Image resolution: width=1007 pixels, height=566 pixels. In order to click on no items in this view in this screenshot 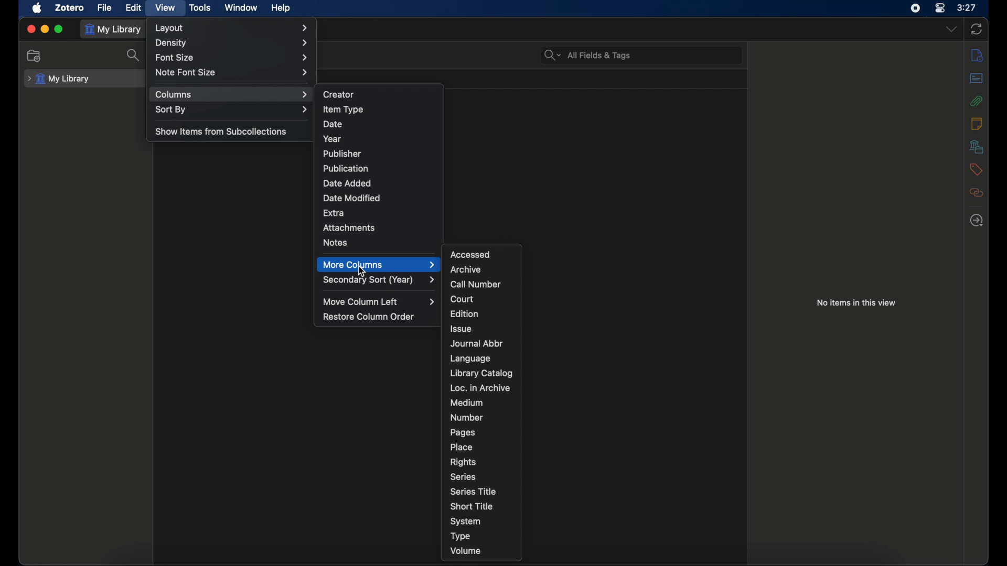, I will do `click(856, 303)`.